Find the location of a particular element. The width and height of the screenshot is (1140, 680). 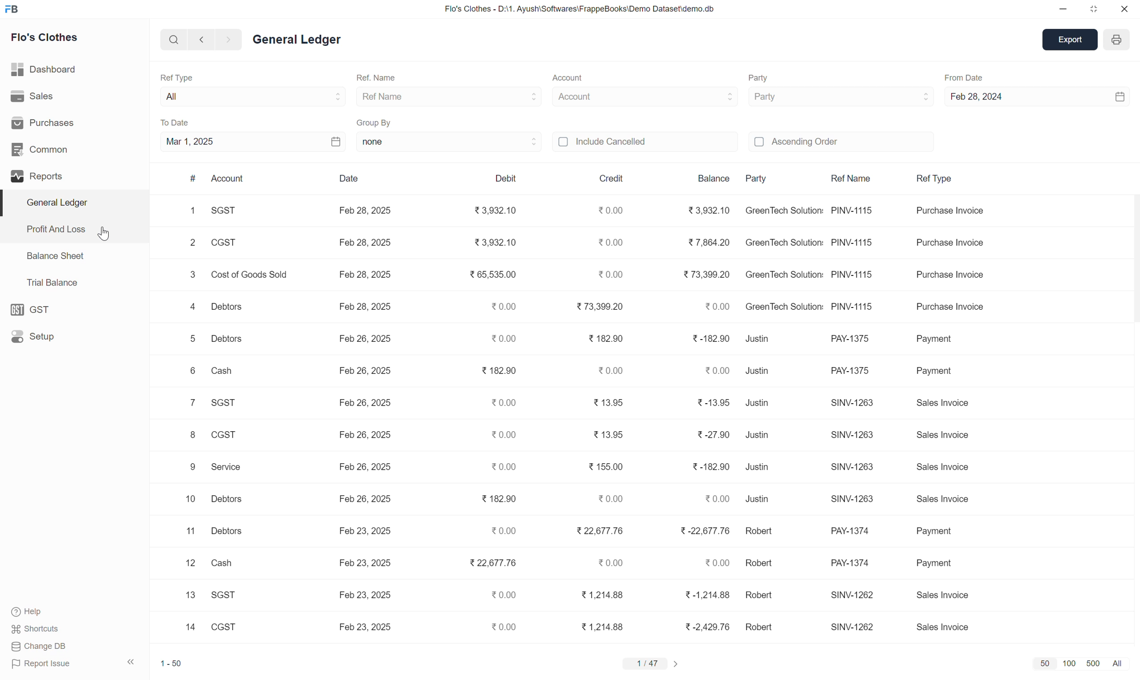

SINV-1263 is located at coordinates (851, 433).